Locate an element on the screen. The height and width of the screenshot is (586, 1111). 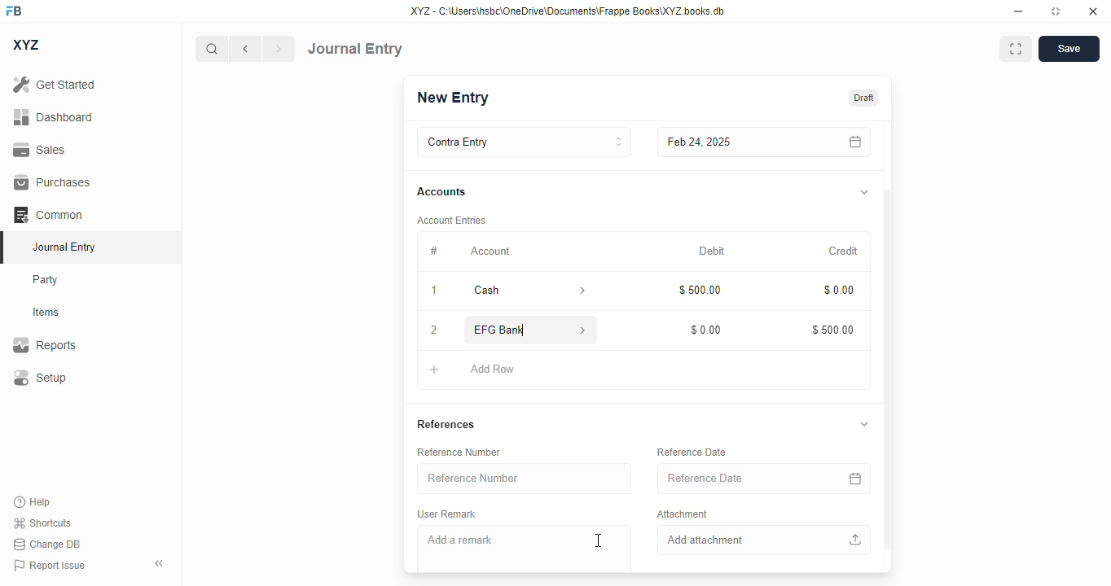
add a remark is located at coordinates (525, 549).